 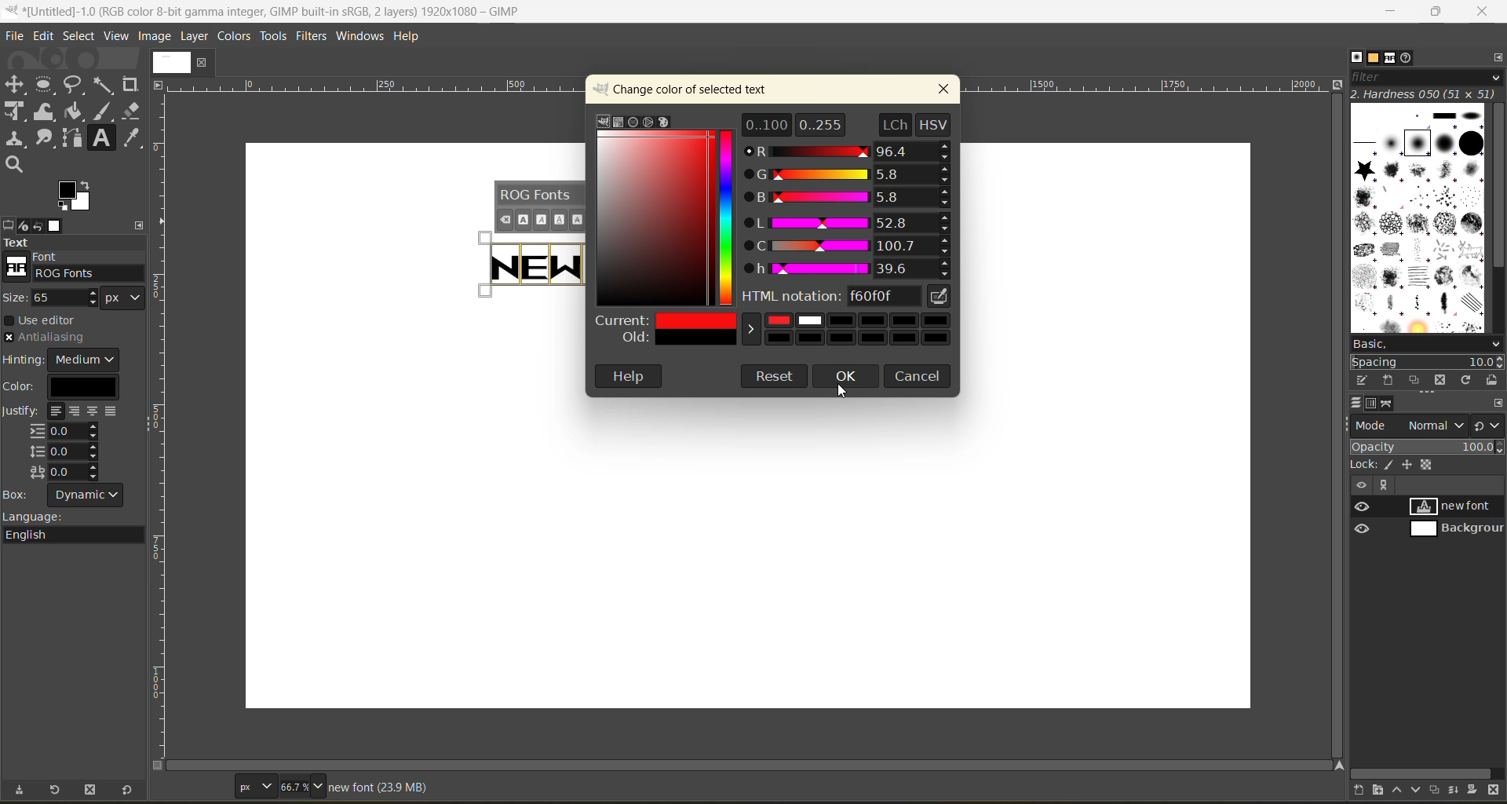 I want to click on view, so click(x=114, y=35).